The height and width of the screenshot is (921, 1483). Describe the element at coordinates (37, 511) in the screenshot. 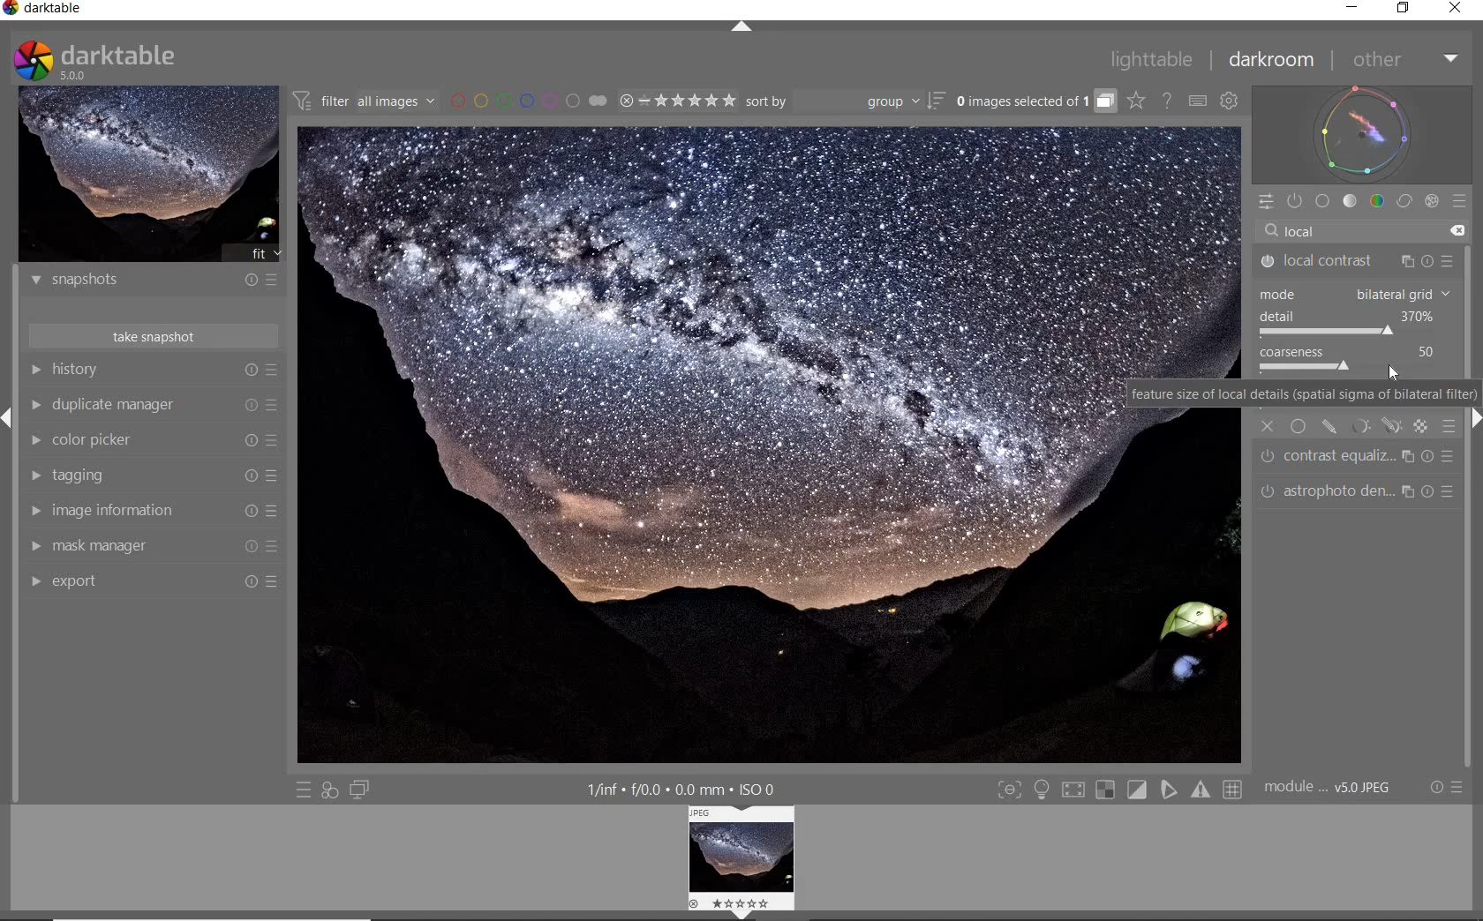

I see `IMAGE INFORMATION` at that location.